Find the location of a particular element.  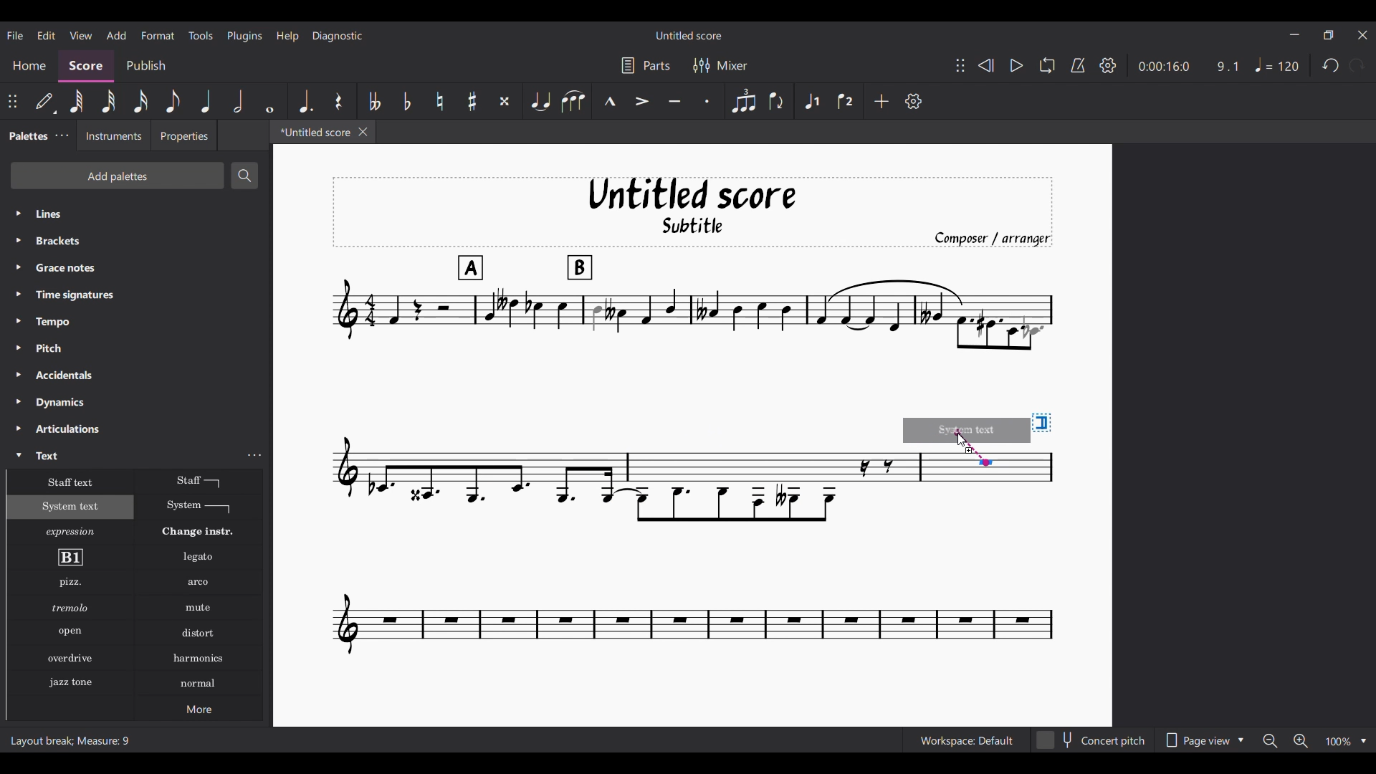

Change instr. is located at coordinates (198, 532).